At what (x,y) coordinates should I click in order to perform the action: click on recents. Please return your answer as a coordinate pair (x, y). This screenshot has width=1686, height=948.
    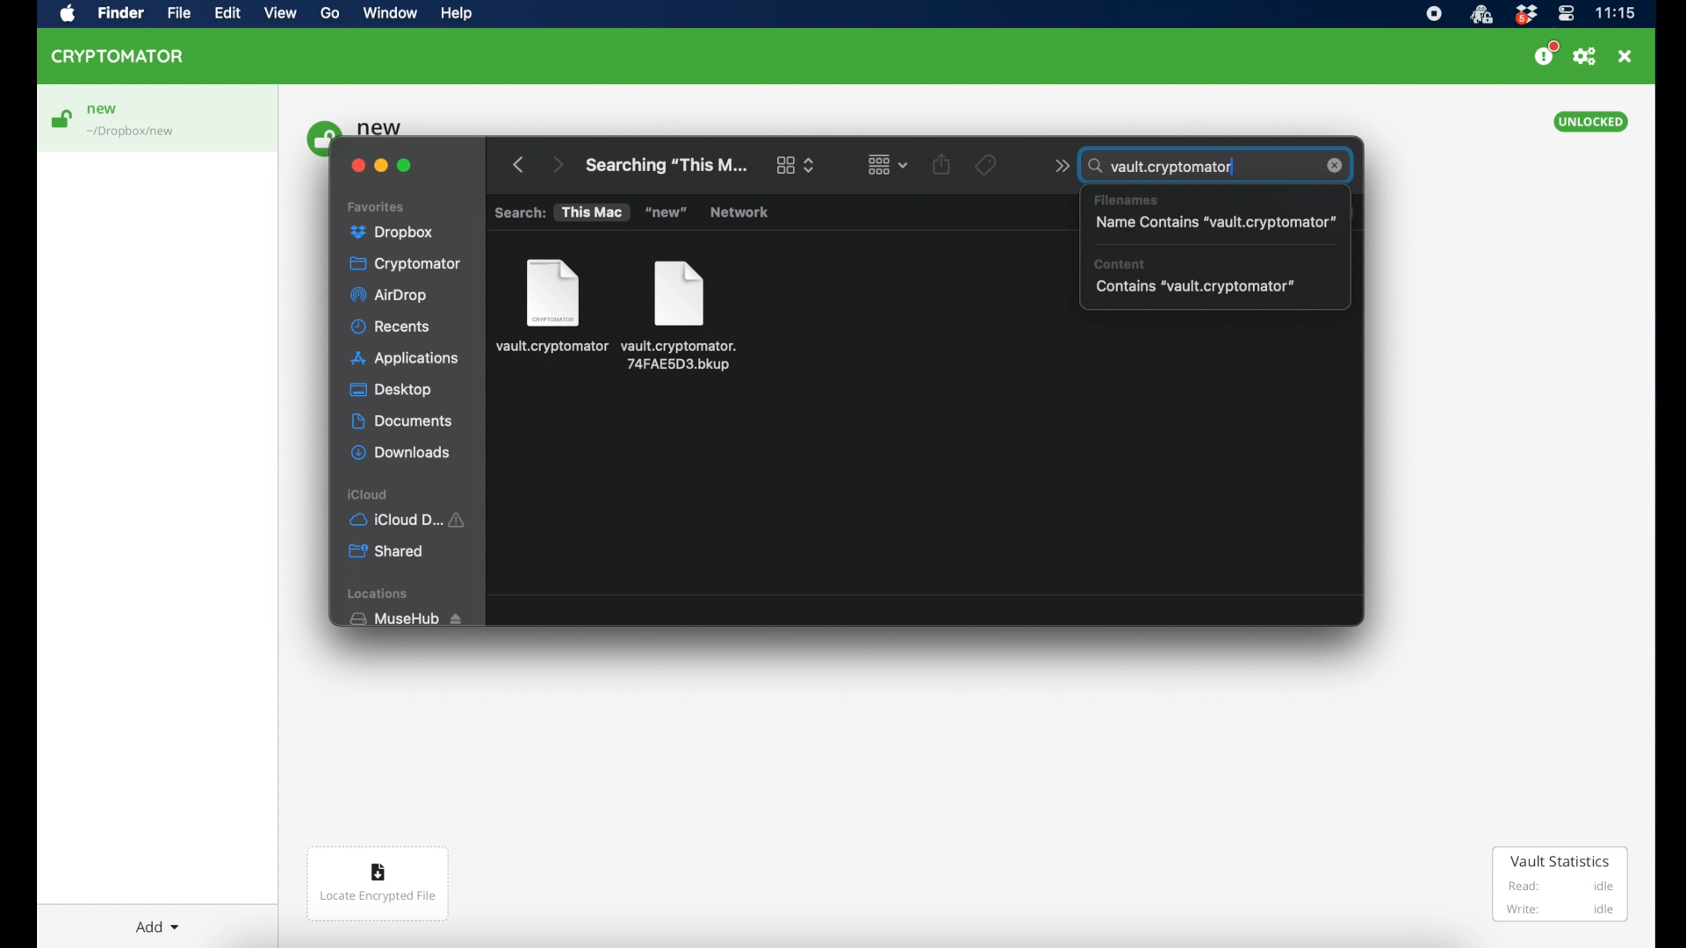
    Looking at the image, I should click on (391, 327).